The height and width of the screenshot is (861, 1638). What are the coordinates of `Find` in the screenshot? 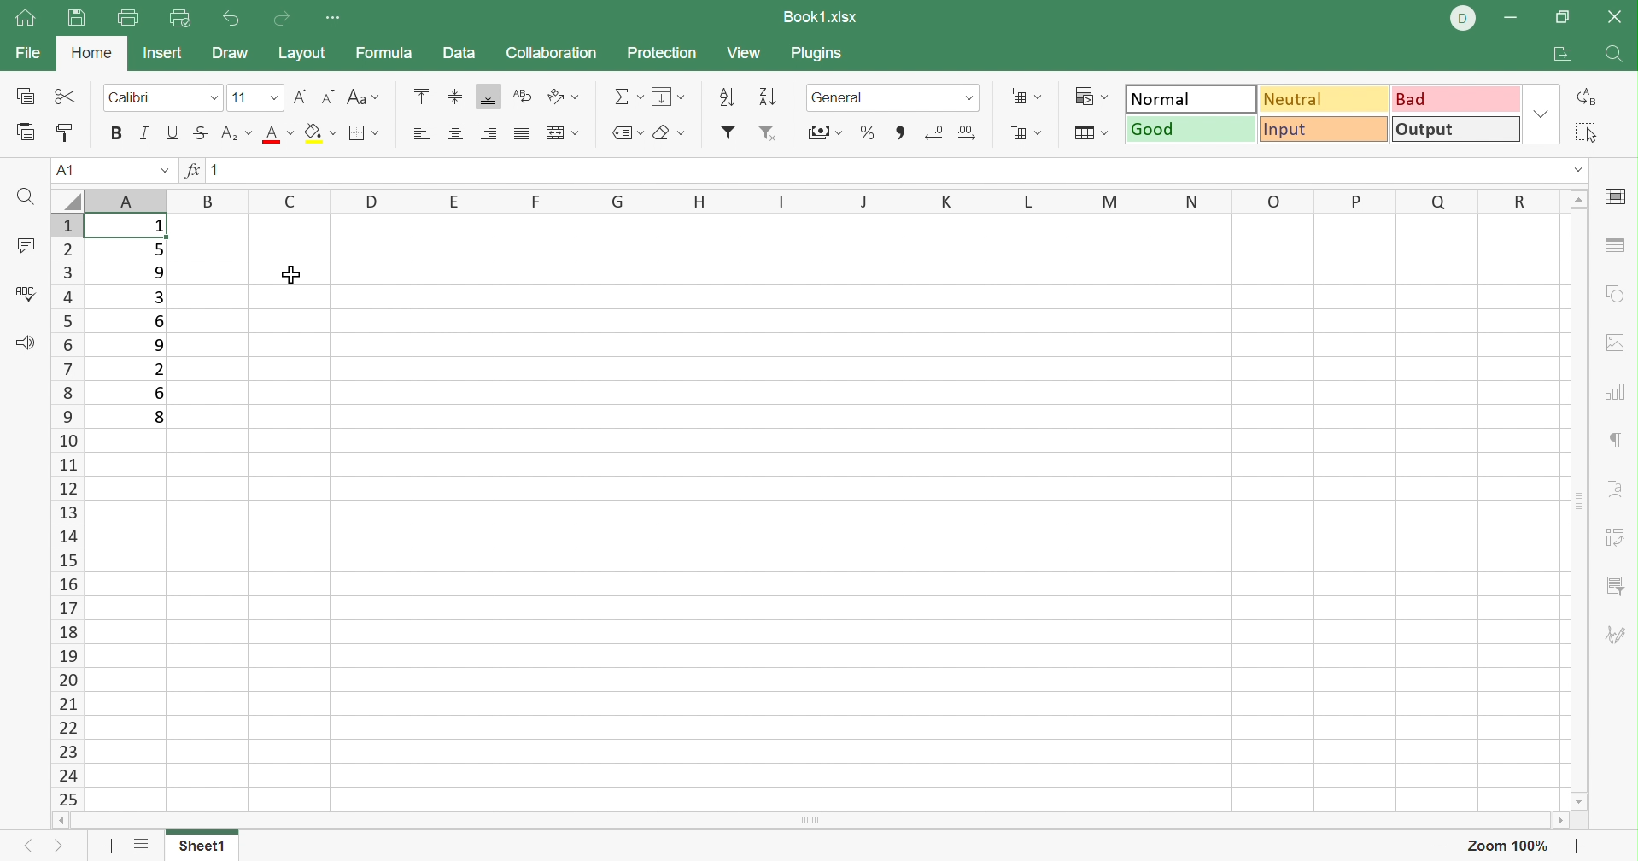 It's located at (29, 199).